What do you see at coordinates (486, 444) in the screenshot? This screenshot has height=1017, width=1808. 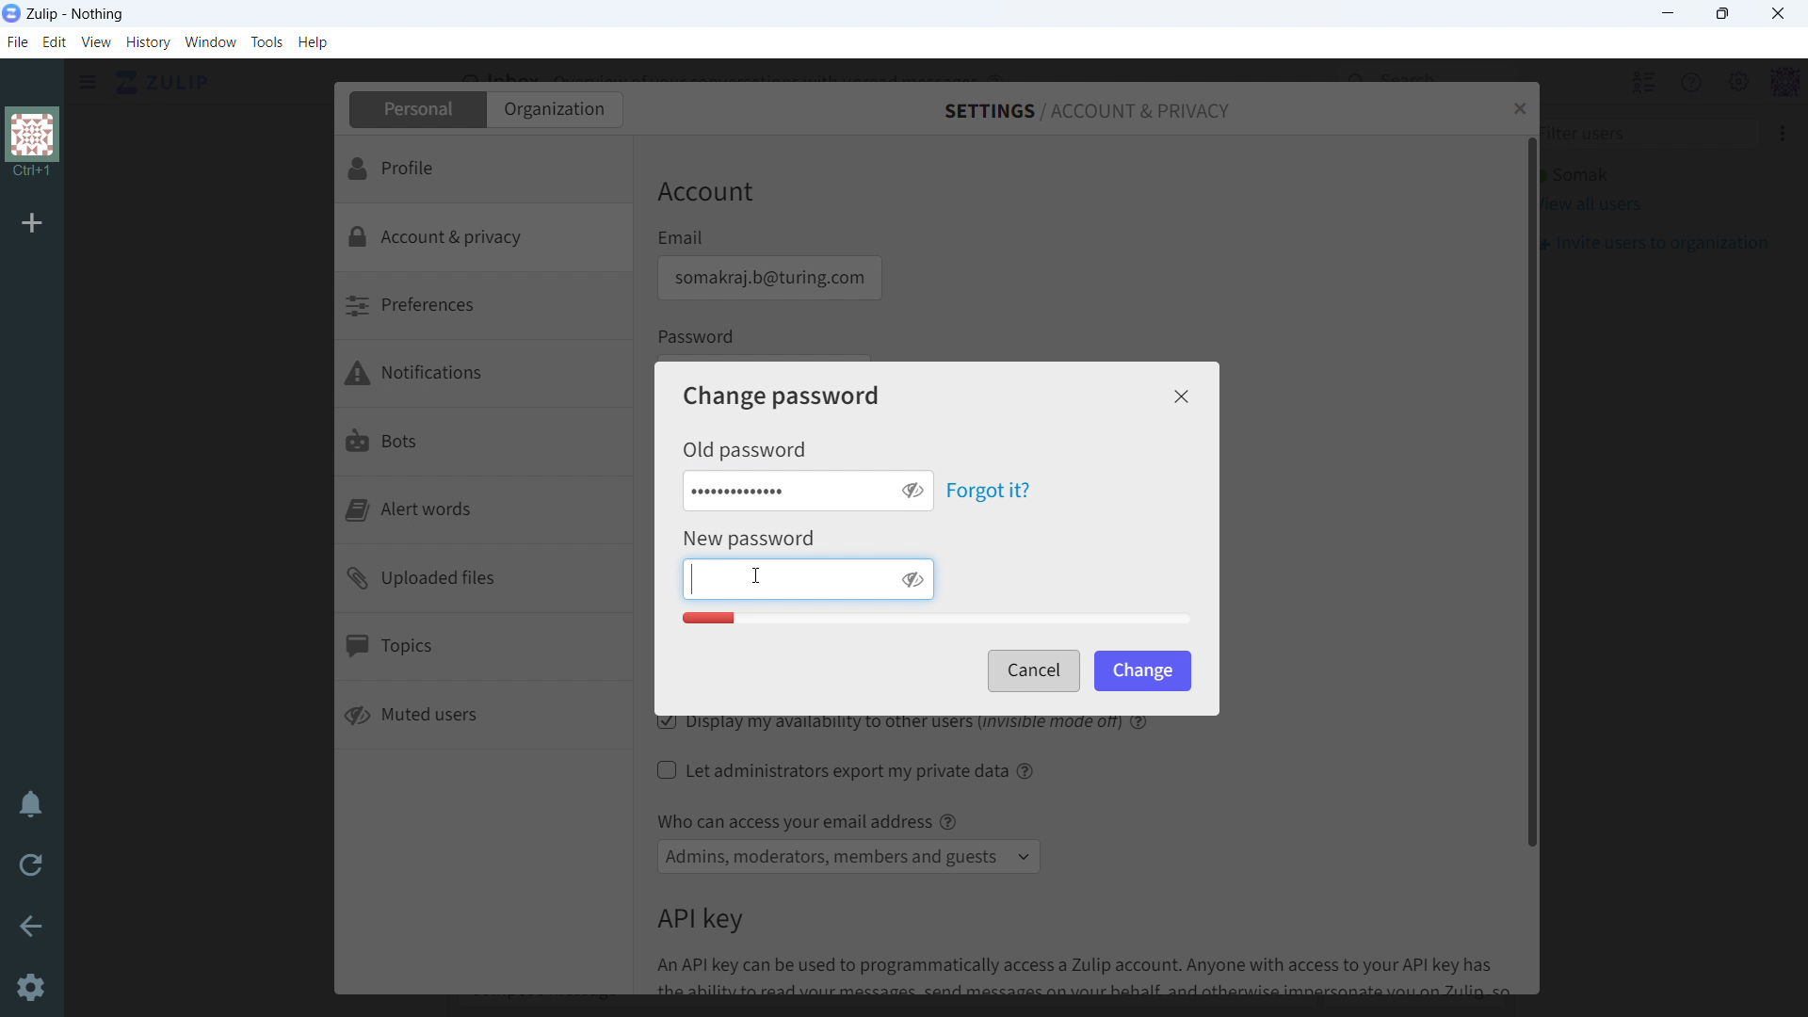 I see `bots` at bounding box center [486, 444].